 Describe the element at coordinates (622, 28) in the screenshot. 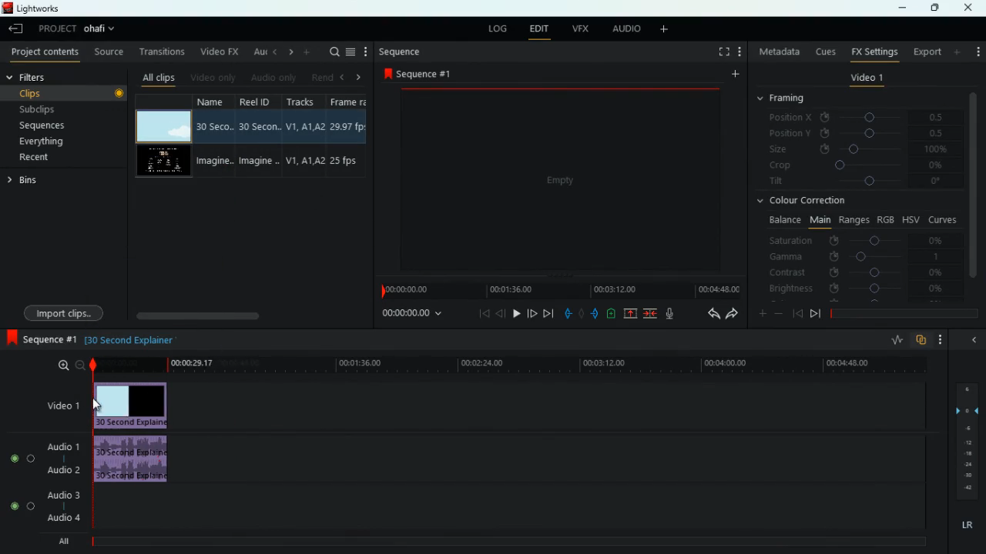

I see `audio` at that location.